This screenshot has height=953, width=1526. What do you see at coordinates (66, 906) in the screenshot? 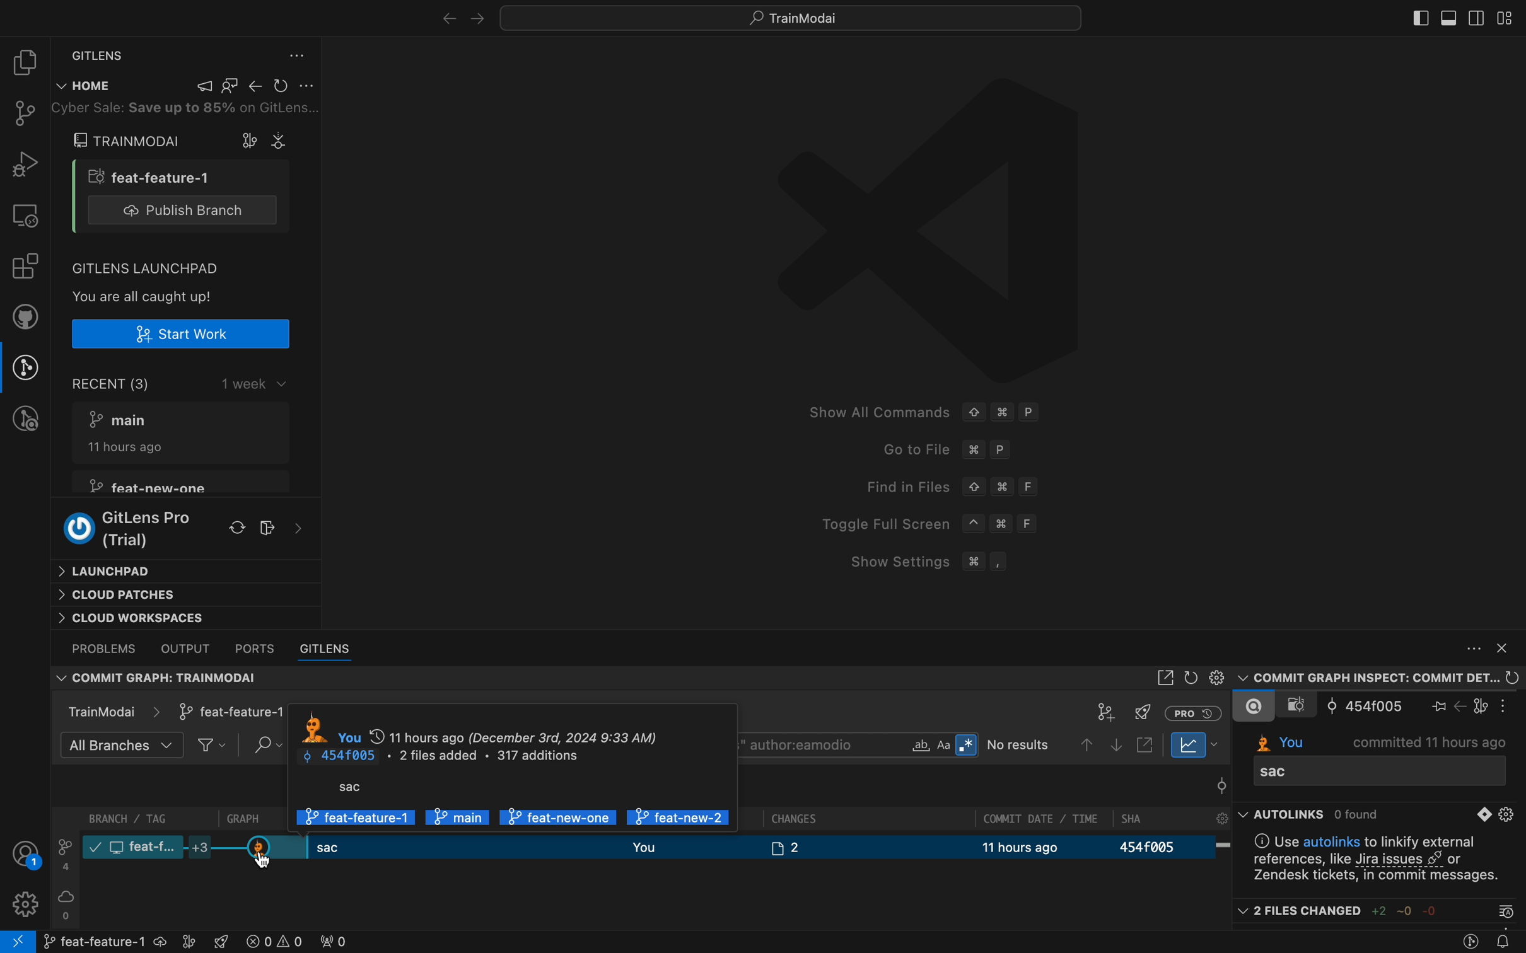
I see `server branches` at bounding box center [66, 906].